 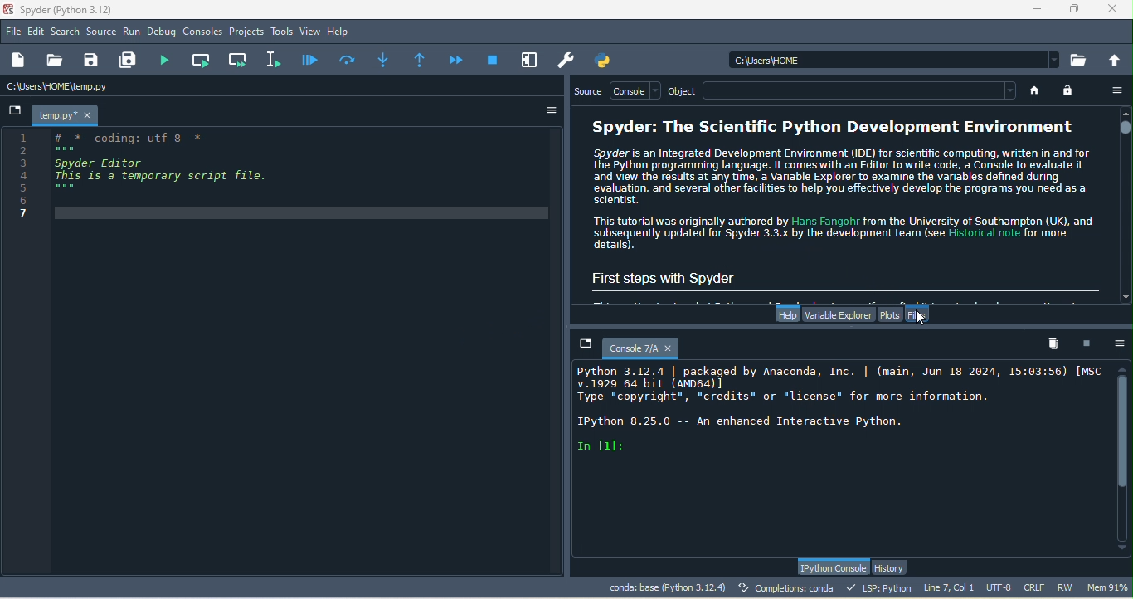 What do you see at coordinates (16, 112) in the screenshot?
I see `browse tabs` at bounding box center [16, 112].